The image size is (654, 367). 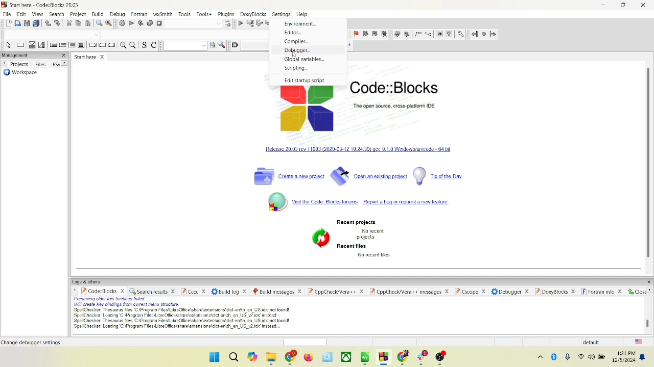 I want to click on search, so click(x=233, y=358).